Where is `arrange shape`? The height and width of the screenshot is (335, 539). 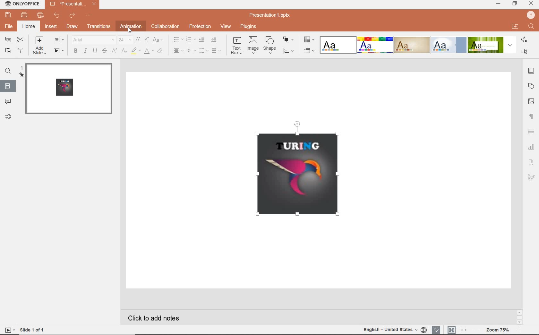
arrange shape is located at coordinates (288, 39).